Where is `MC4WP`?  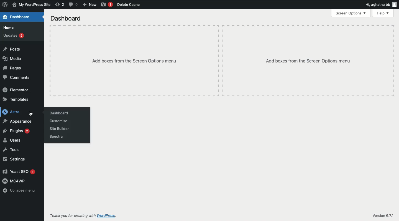 MC4WP is located at coordinates (15, 181).